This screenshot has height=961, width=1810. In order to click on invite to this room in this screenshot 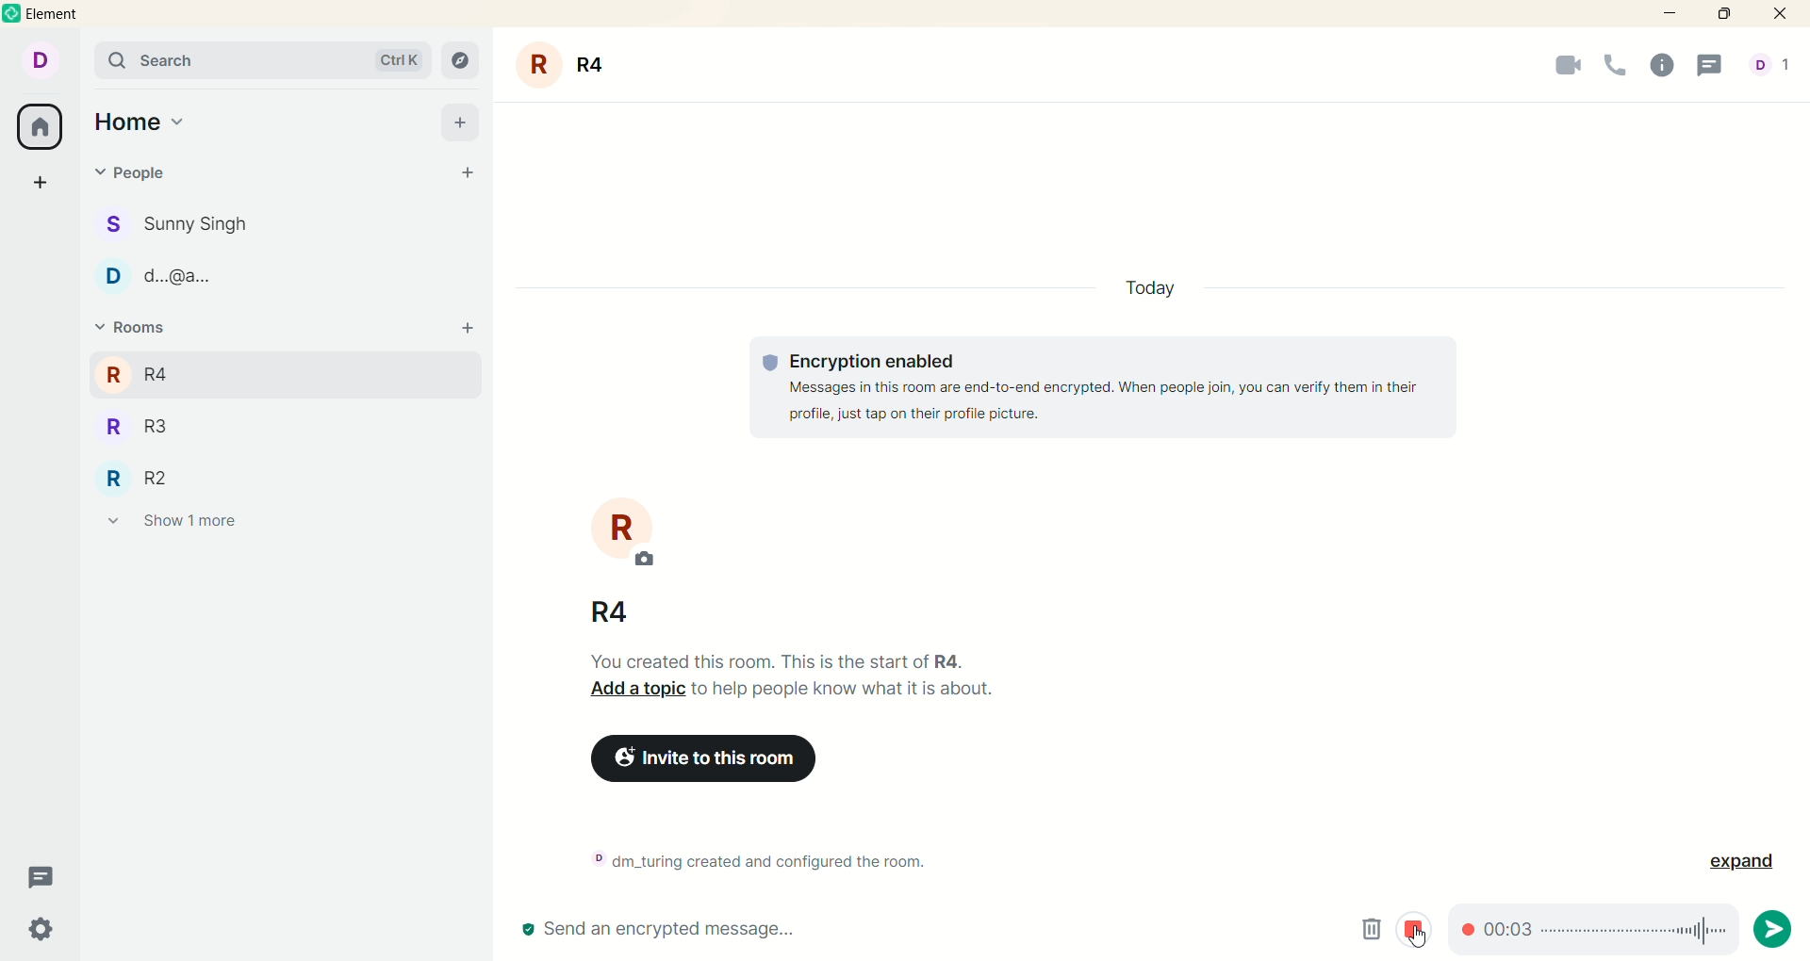, I will do `click(734, 762)`.